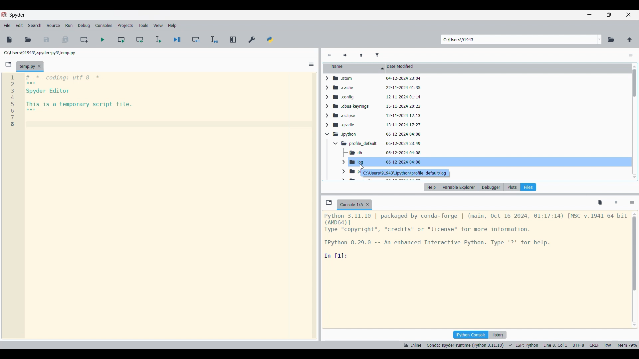  What do you see at coordinates (377, 56) in the screenshot?
I see `Filter` at bounding box center [377, 56].